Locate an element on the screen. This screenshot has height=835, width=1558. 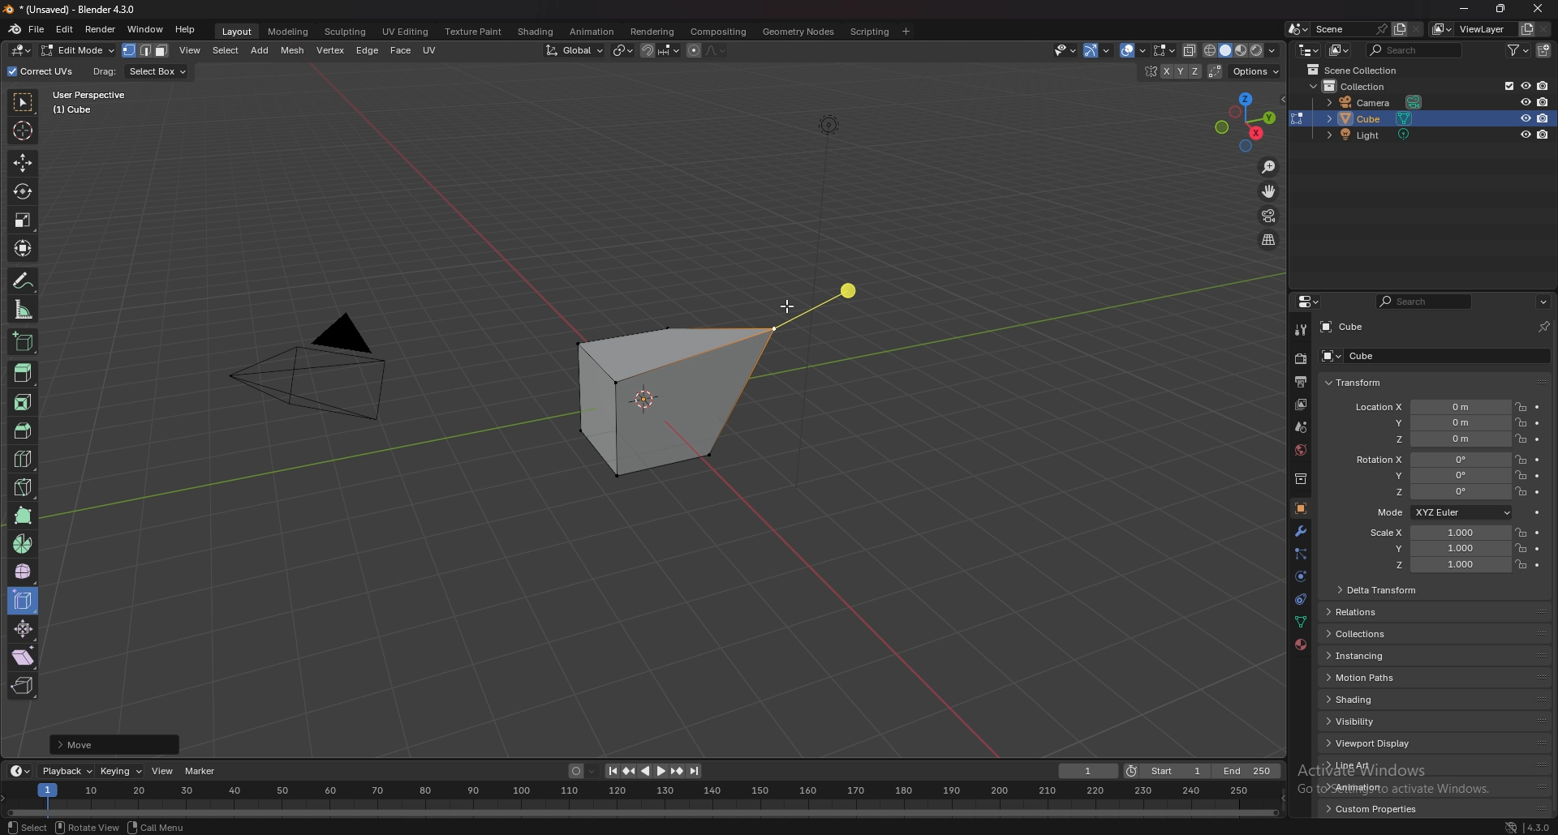
help is located at coordinates (185, 31).